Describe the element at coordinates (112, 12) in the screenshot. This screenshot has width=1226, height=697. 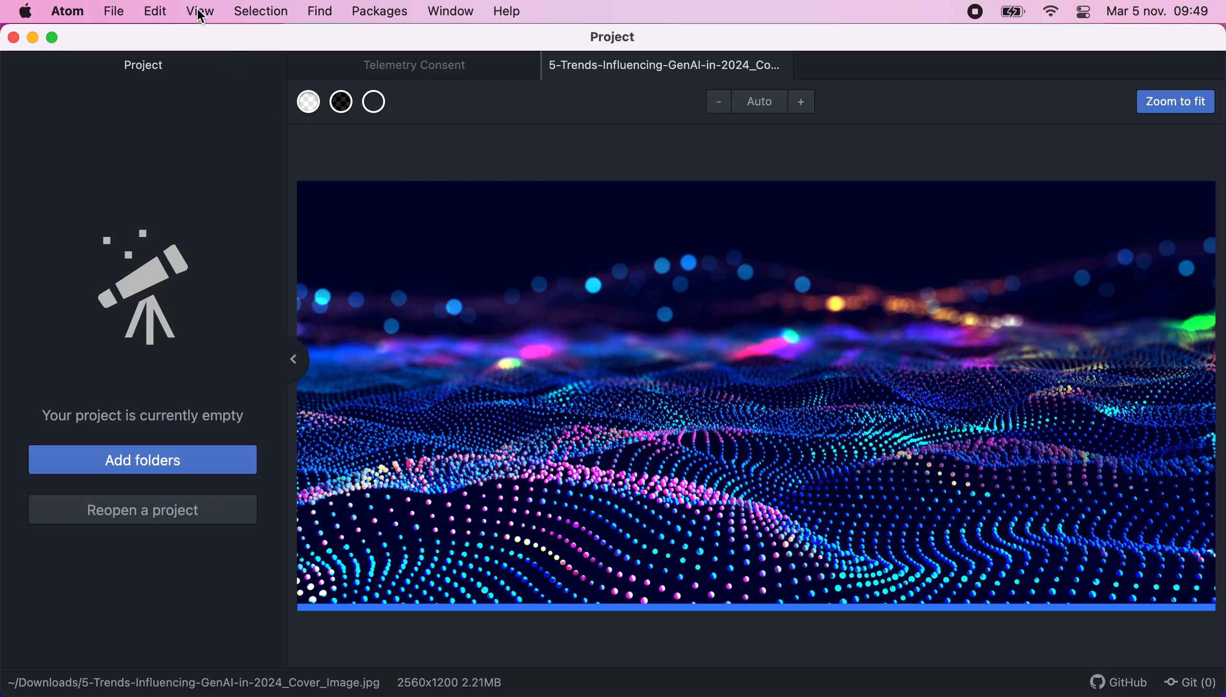
I see `file` at that location.